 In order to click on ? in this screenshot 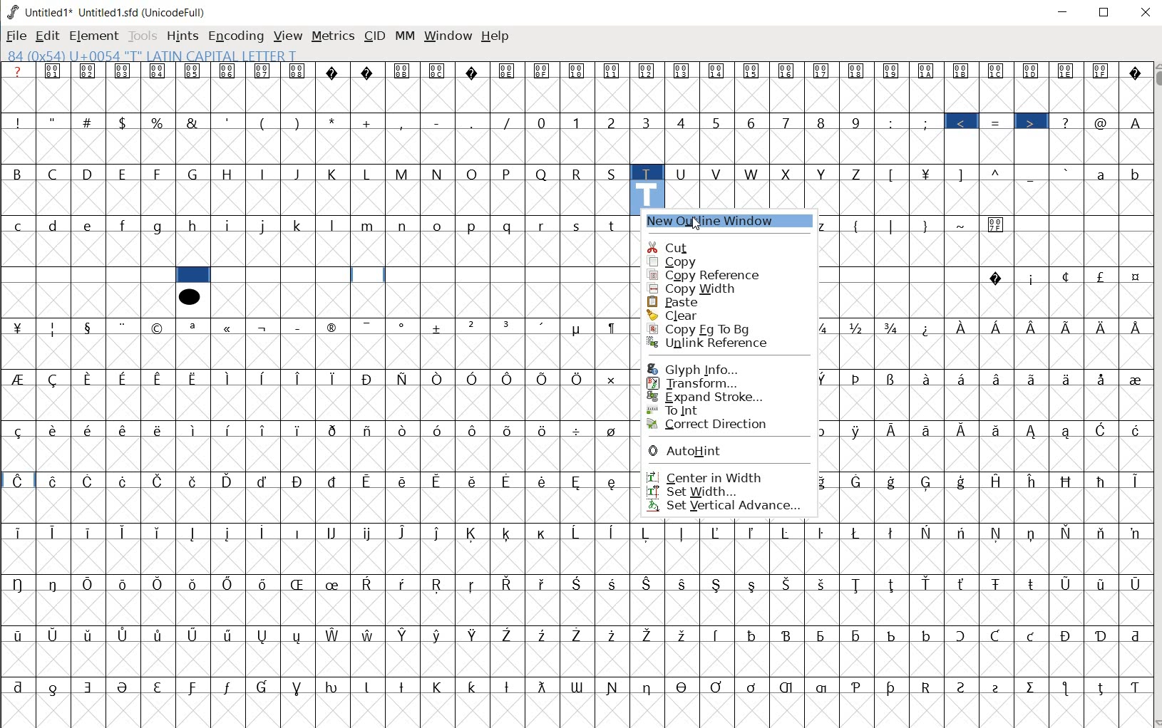, I will do `click(20, 71)`.